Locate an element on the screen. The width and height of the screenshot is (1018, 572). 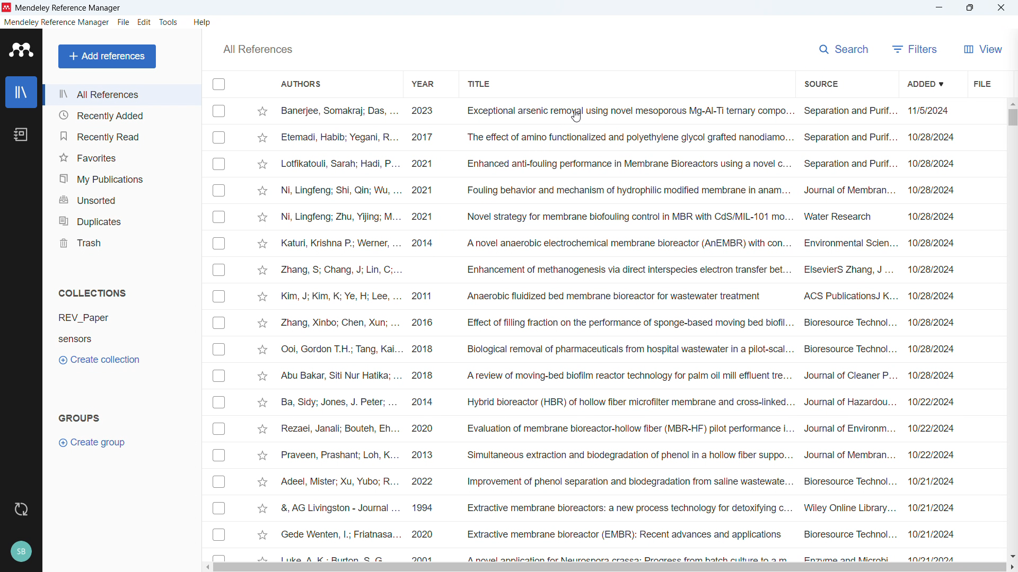
lotfikatouil,sarah,hadi,p is located at coordinates (339, 164).